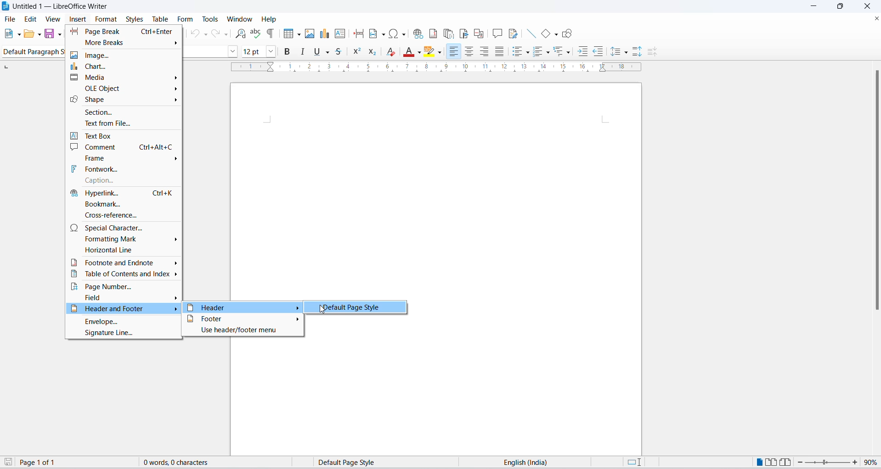  I want to click on text box, so click(123, 134).